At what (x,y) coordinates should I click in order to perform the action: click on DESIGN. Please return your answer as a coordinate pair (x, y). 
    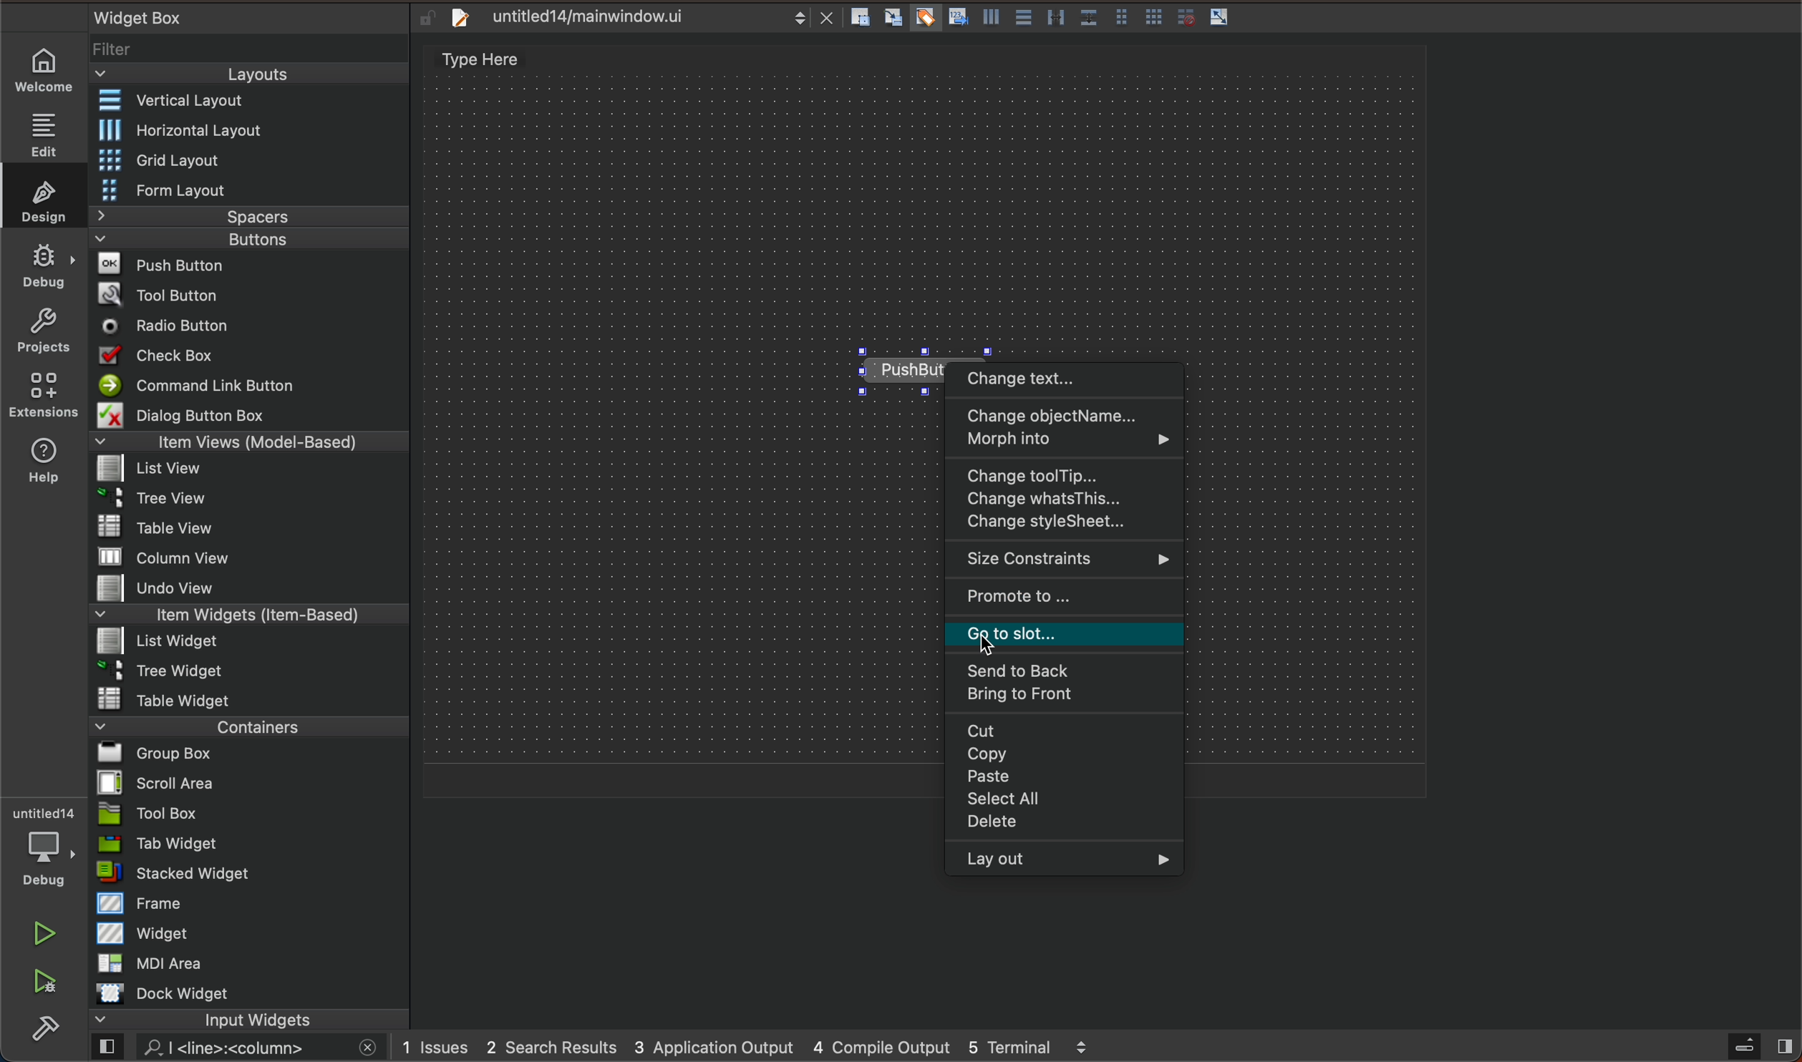
    Looking at the image, I should click on (40, 197).